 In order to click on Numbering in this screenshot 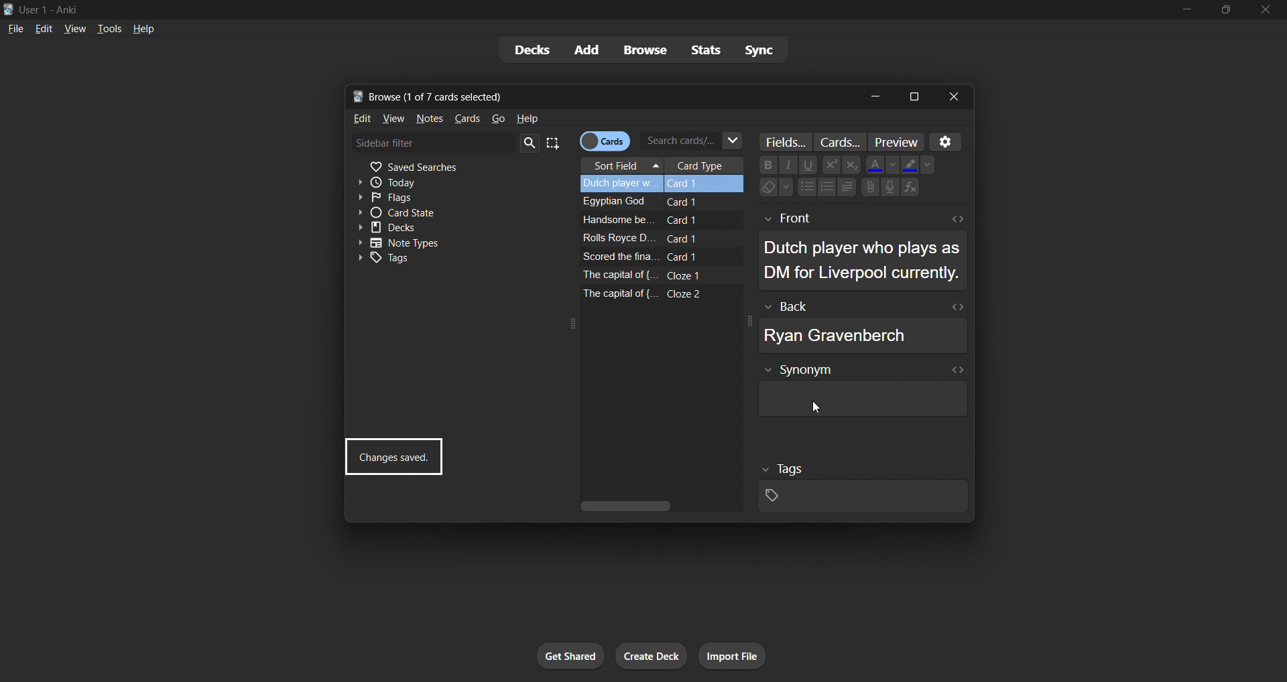, I will do `click(826, 187)`.